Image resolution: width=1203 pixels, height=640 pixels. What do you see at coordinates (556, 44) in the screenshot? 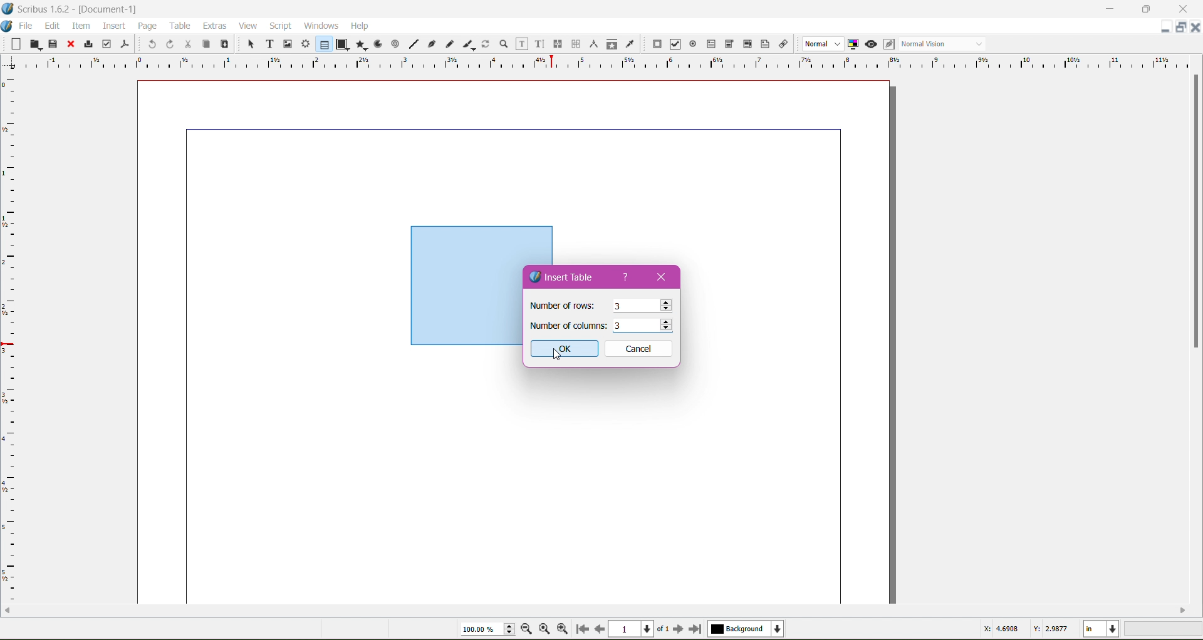
I see `Link Text Frames` at bounding box center [556, 44].